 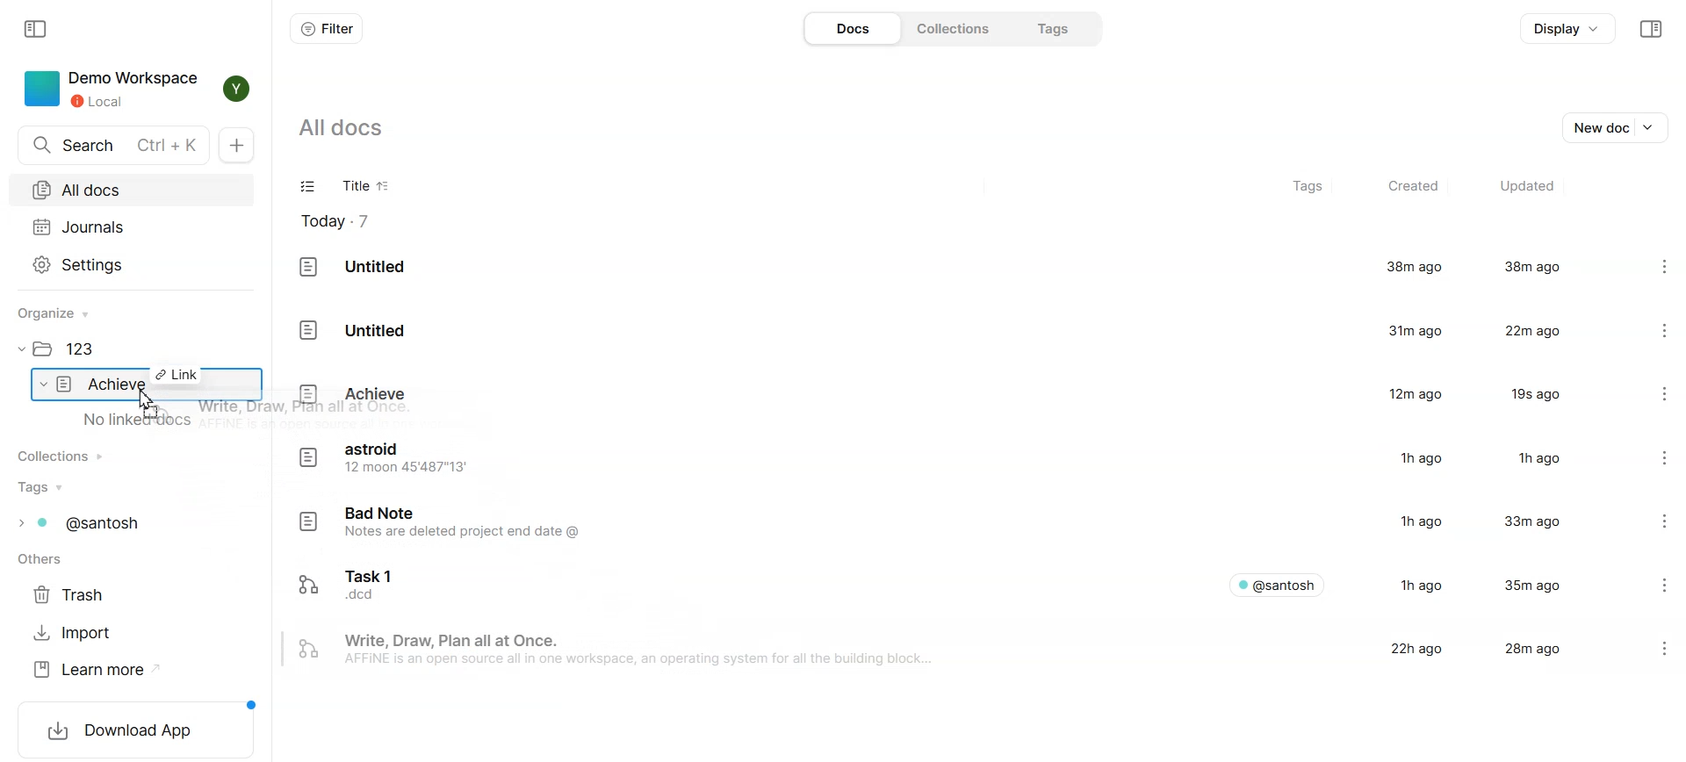 What do you see at coordinates (114, 146) in the screenshot?
I see `Search doc` at bounding box center [114, 146].